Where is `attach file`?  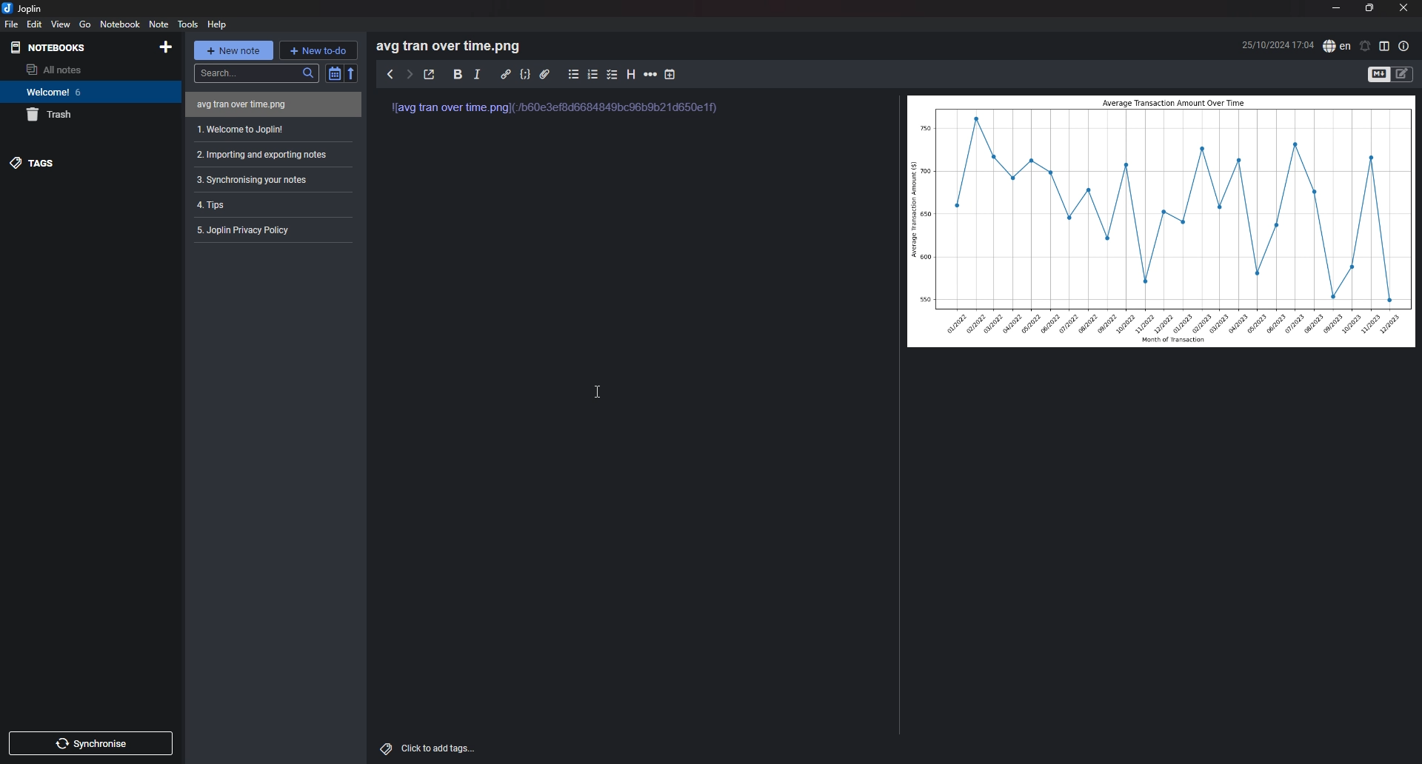 attach file is located at coordinates (544, 73).